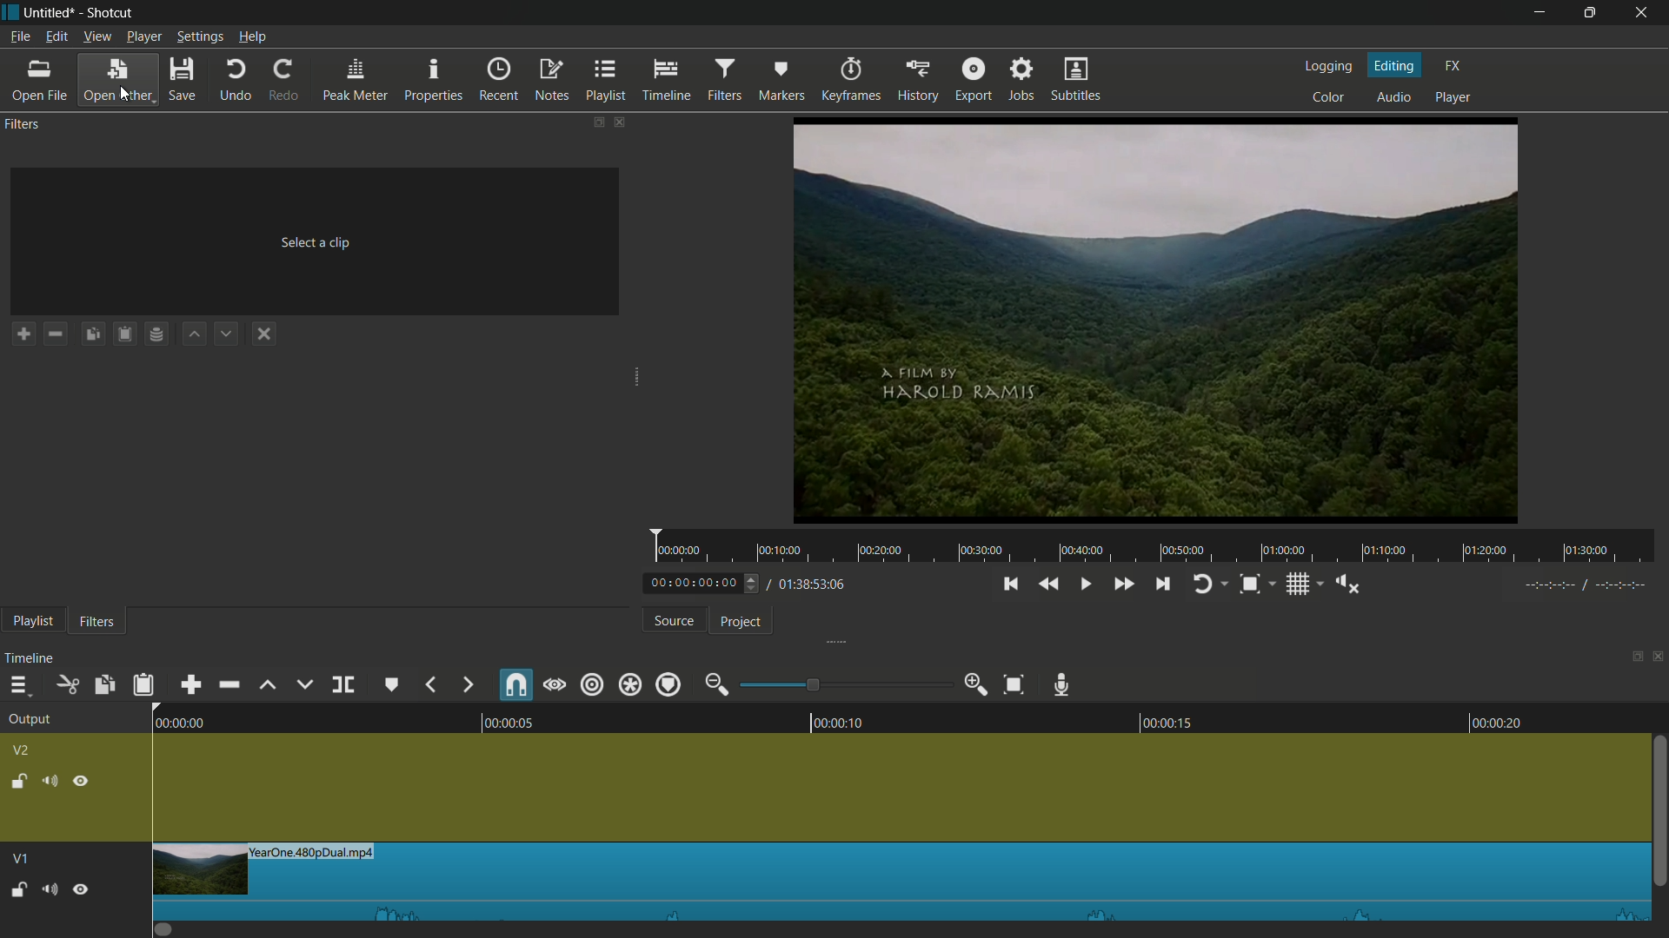 The height and width of the screenshot is (938, 1669). I want to click on project, so click(735, 620).